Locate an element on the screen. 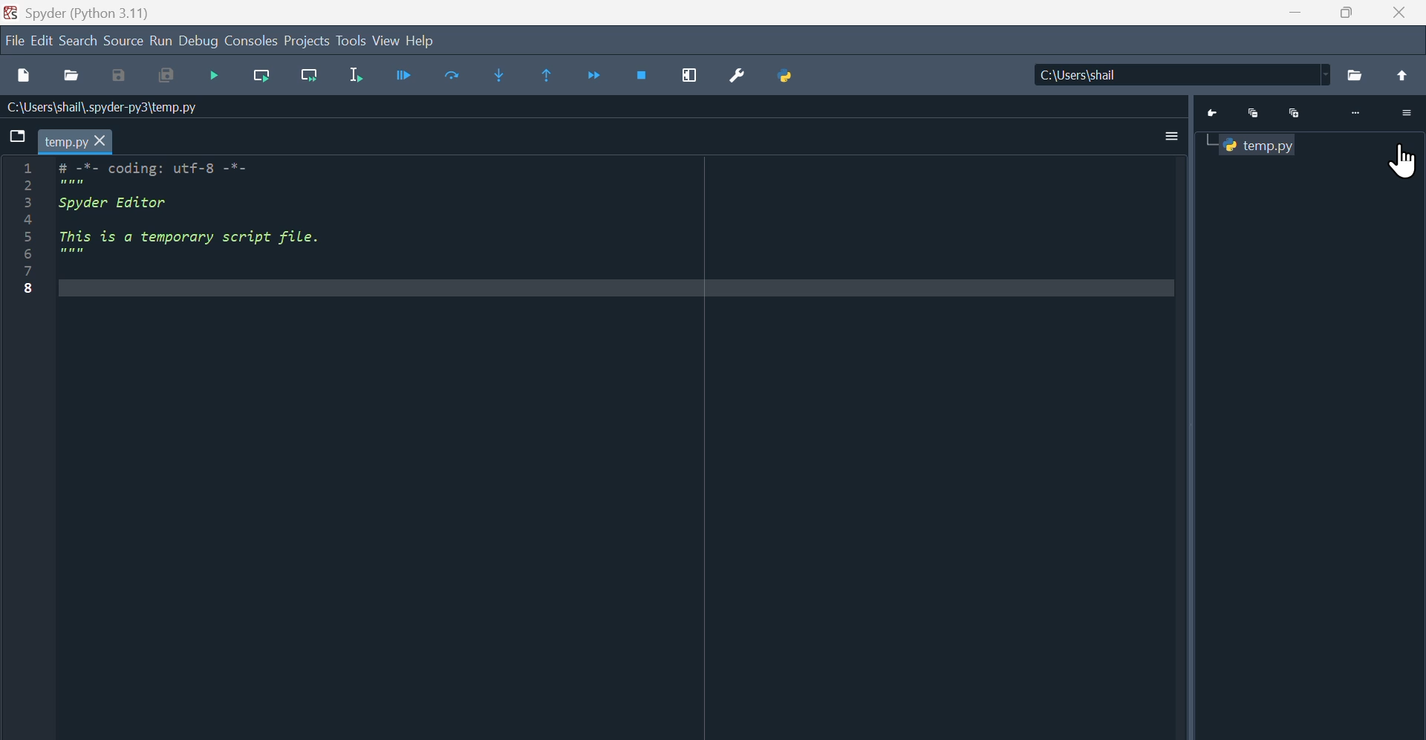 This screenshot has height=740, width=1426. Code is located at coordinates (209, 228).